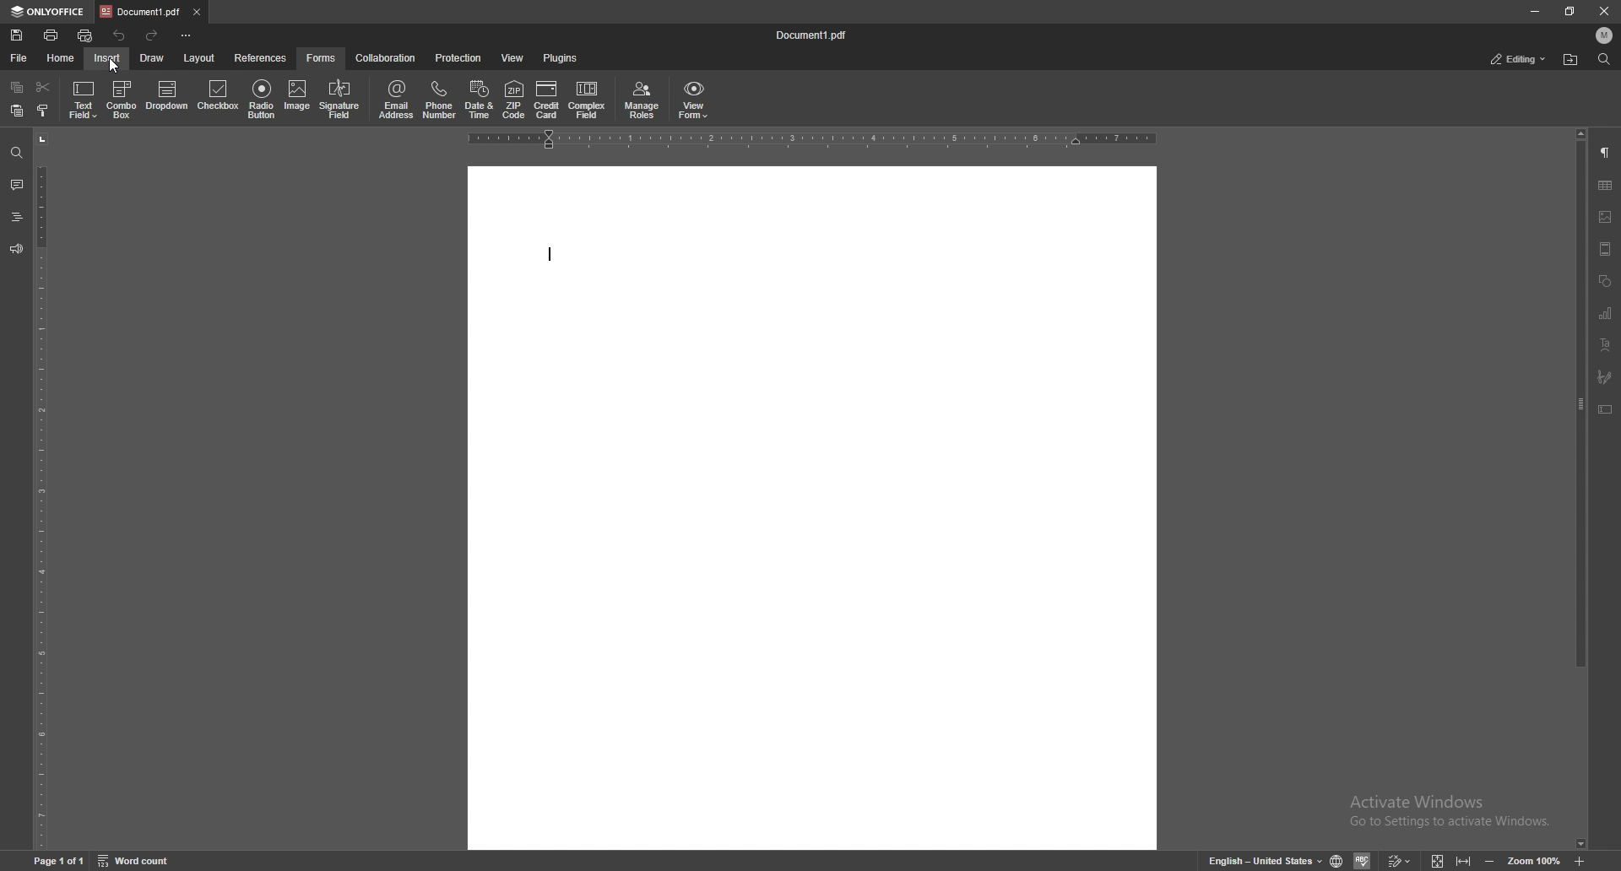 The image size is (1621, 871). I want to click on credit card, so click(546, 100).